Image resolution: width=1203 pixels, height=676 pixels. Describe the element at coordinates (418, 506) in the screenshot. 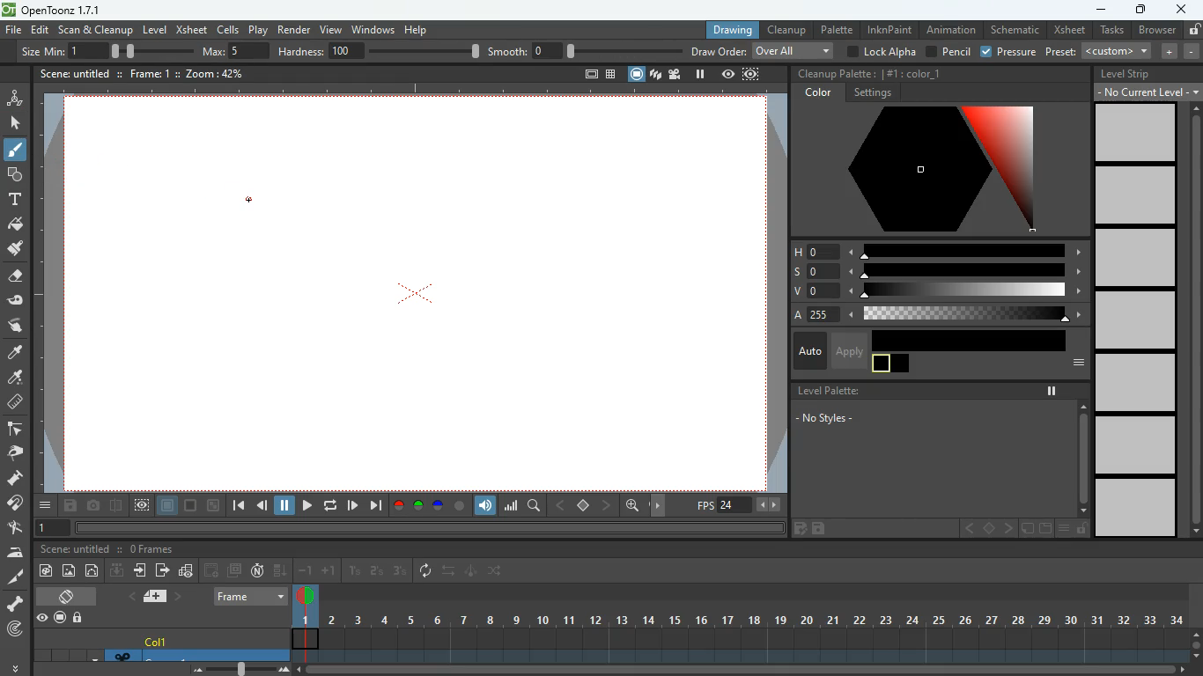

I see `green` at that location.